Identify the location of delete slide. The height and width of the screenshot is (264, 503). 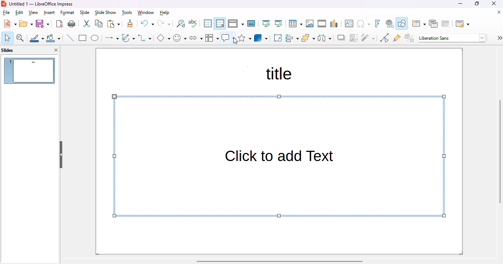
(446, 24).